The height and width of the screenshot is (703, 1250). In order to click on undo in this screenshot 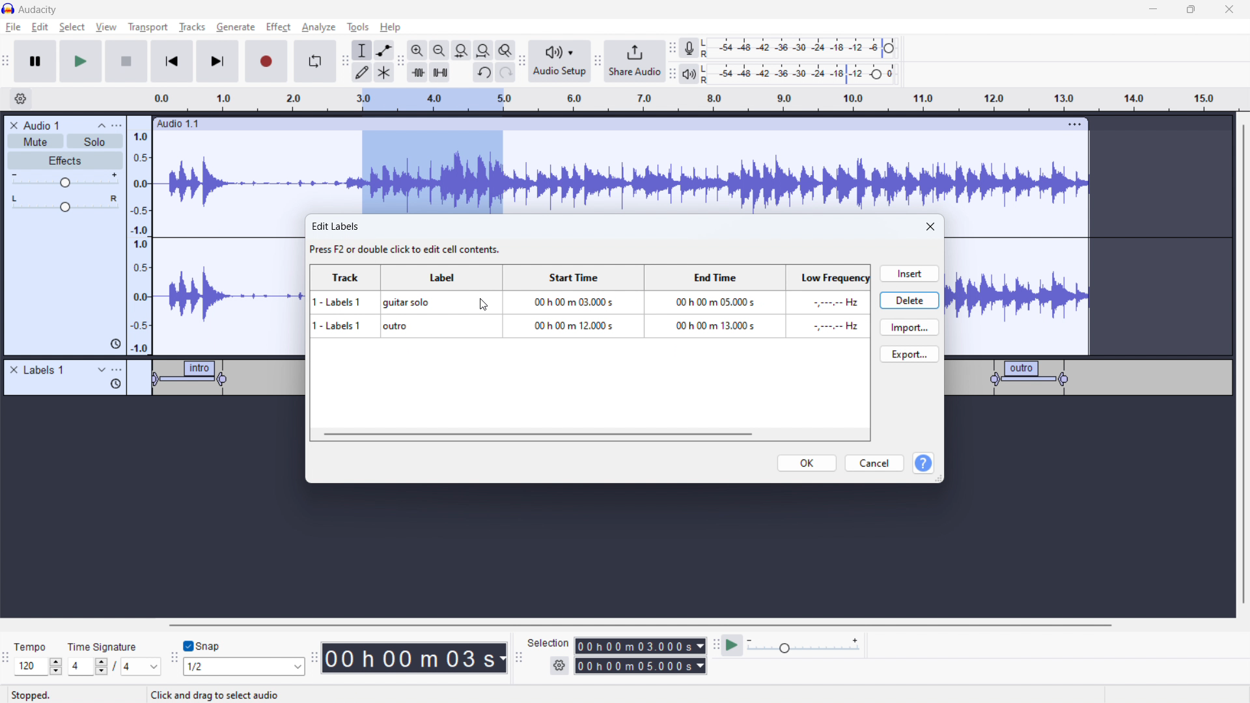, I will do `click(506, 72)`.